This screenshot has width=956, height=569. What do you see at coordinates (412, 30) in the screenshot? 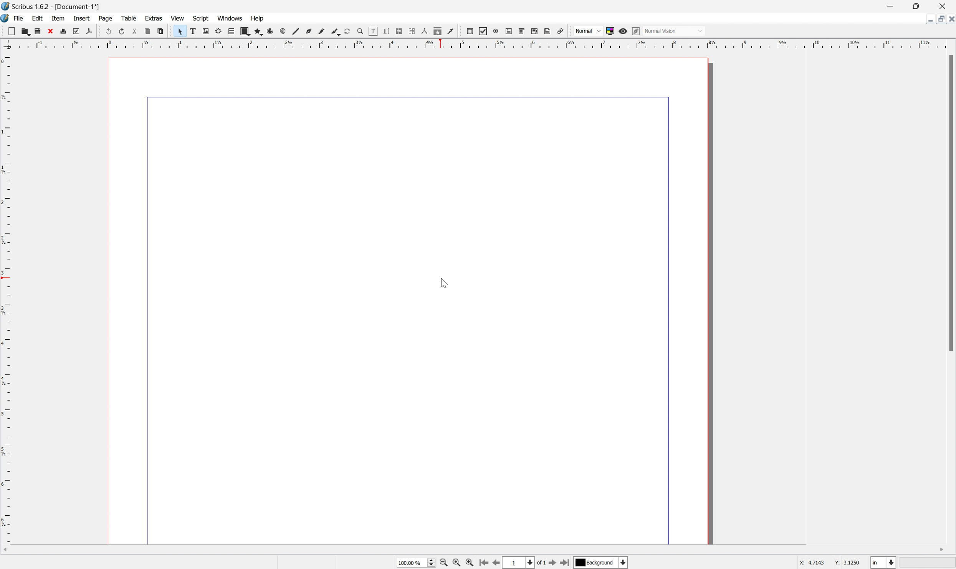
I see `Unlink text frames` at bounding box center [412, 30].